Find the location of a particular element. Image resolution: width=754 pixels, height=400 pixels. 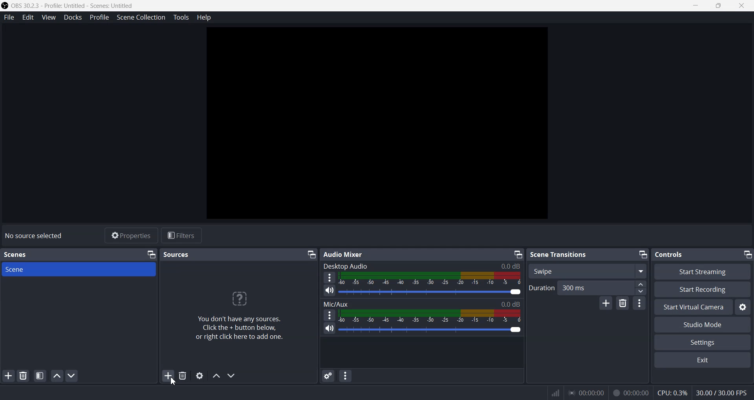

Audio Mixer is located at coordinates (343, 254).